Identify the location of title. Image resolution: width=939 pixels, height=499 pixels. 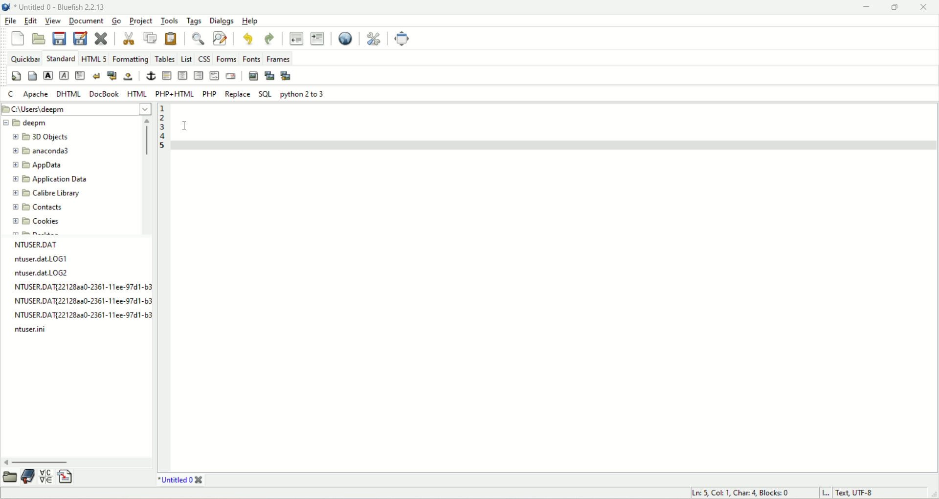
(61, 8).